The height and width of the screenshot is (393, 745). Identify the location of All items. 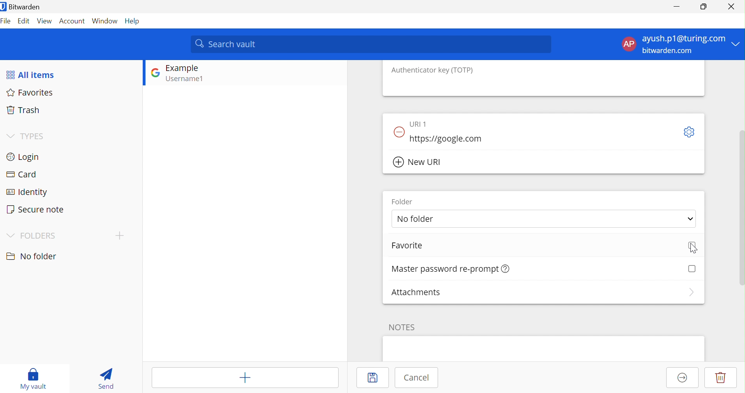
(31, 74).